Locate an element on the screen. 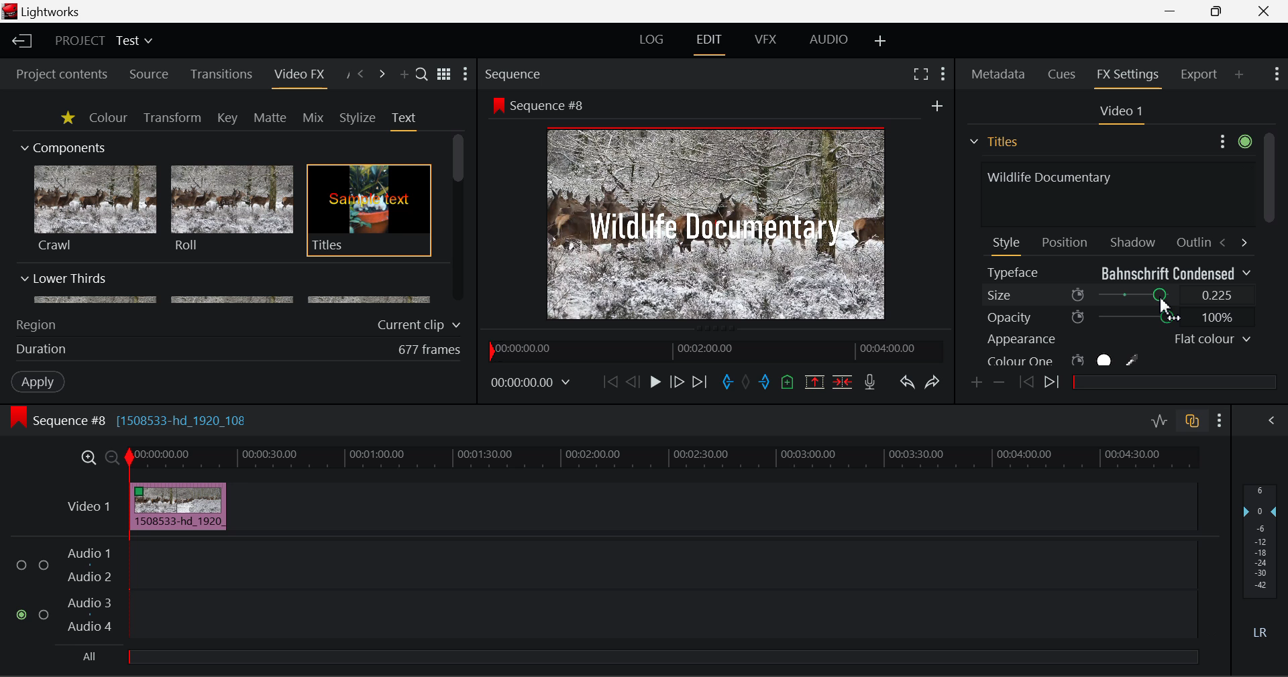 The height and width of the screenshot is (677, 1288). Video FX Panel Open is located at coordinates (299, 76).